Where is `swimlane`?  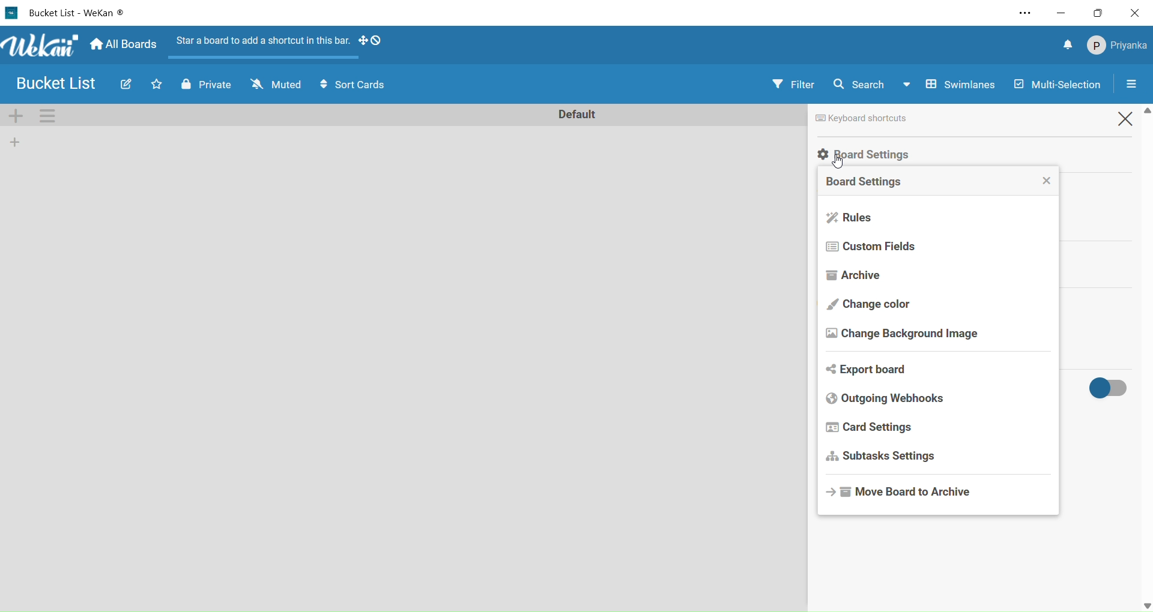 swimlane is located at coordinates (950, 83).